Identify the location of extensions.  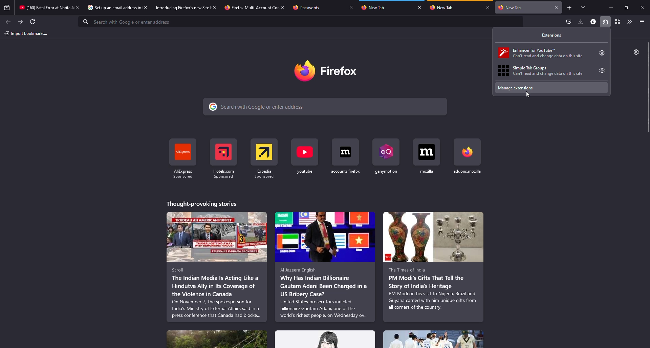
(553, 35).